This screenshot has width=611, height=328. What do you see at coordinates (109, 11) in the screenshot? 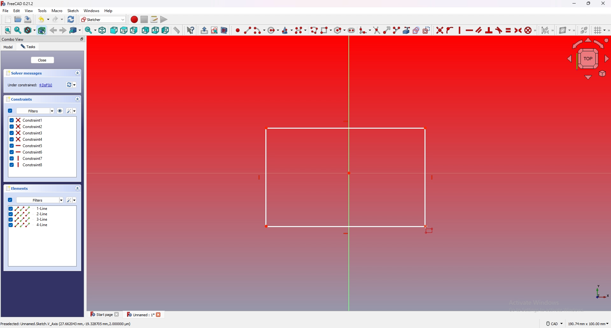
I see `help` at bounding box center [109, 11].